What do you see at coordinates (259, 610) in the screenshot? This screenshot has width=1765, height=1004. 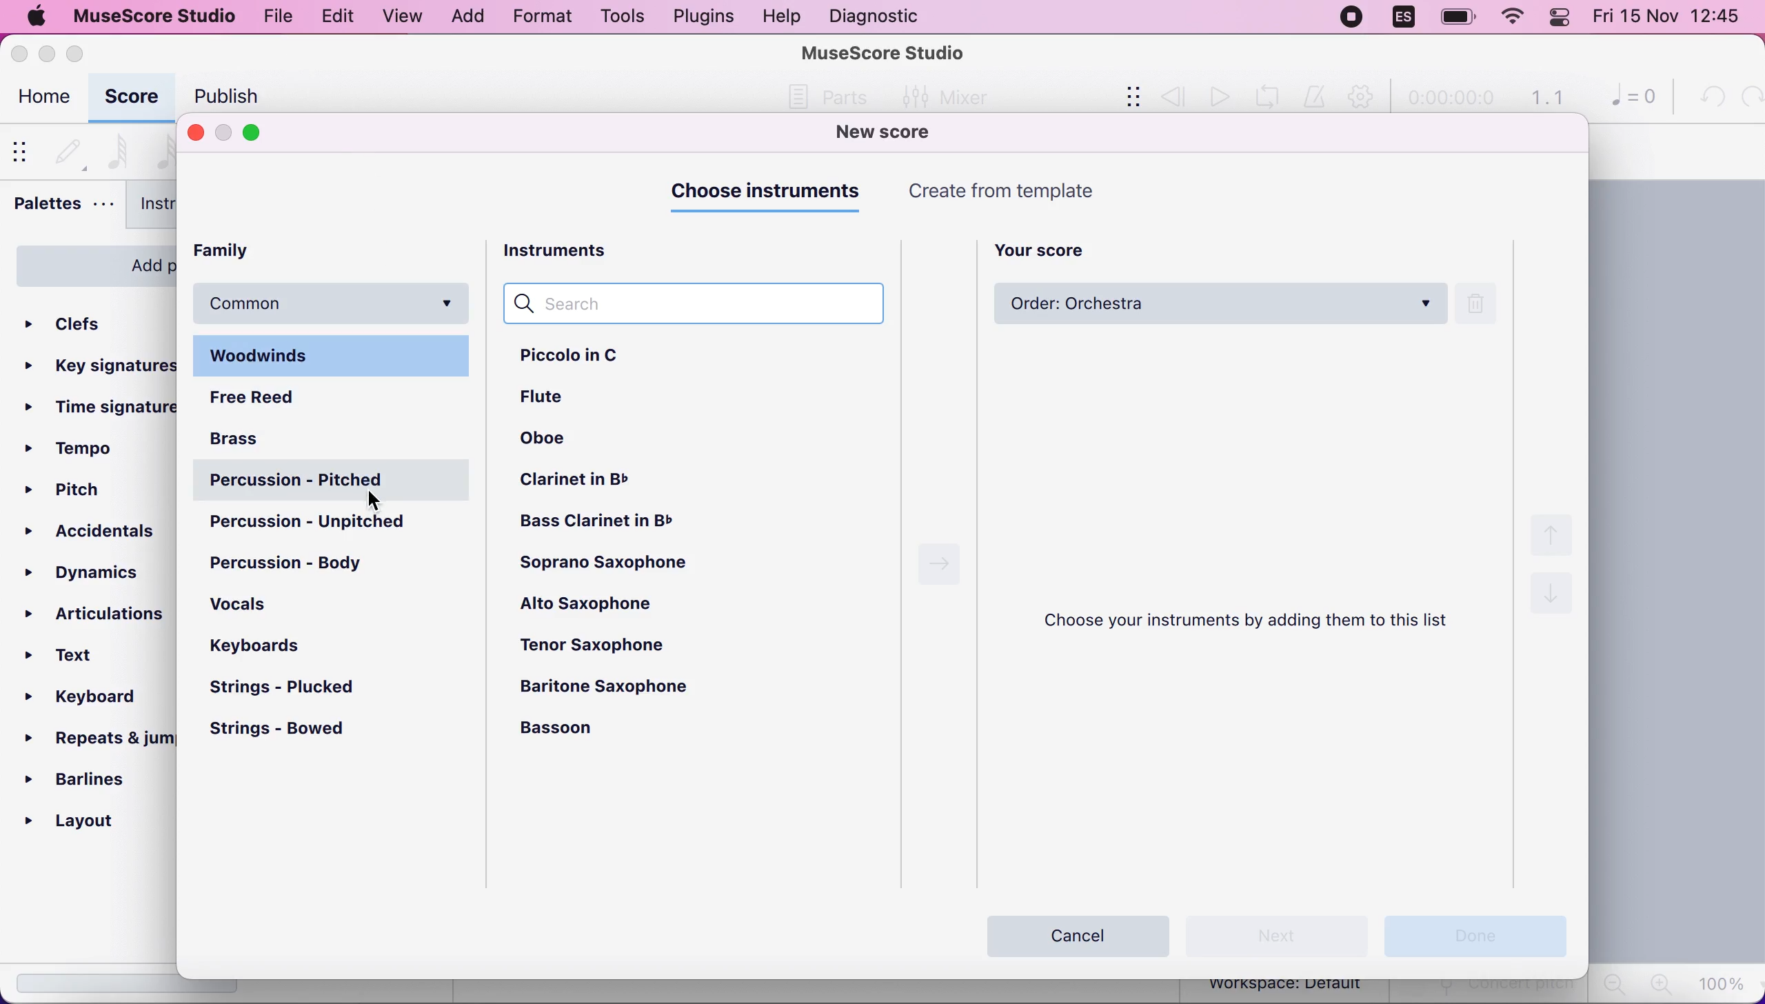 I see `vocals` at bounding box center [259, 610].